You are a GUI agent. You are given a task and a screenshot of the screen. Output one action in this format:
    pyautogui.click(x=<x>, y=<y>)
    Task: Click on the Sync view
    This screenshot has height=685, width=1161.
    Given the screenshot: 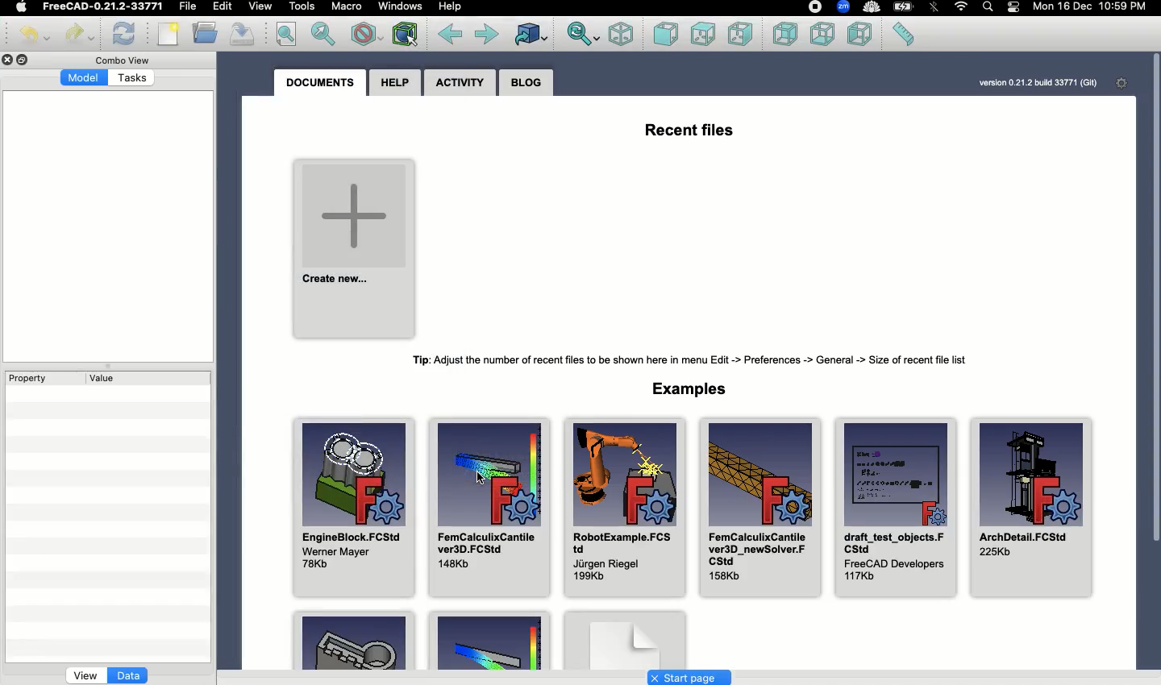 What is the action you would take?
    pyautogui.click(x=587, y=38)
    